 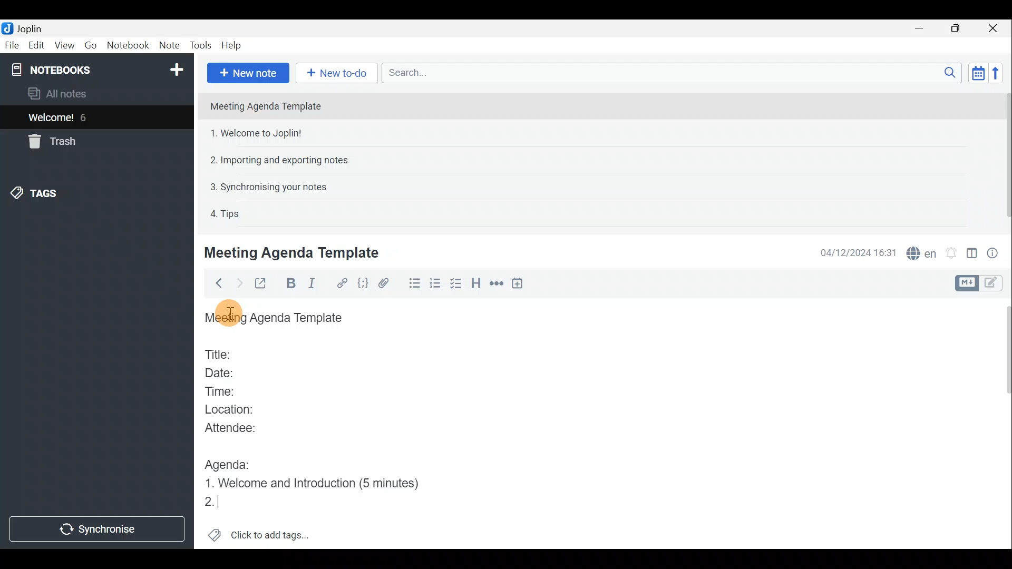 What do you see at coordinates (52, 119) in the screenshot?
I see `Welcome!` at bounding box center [52, 119].